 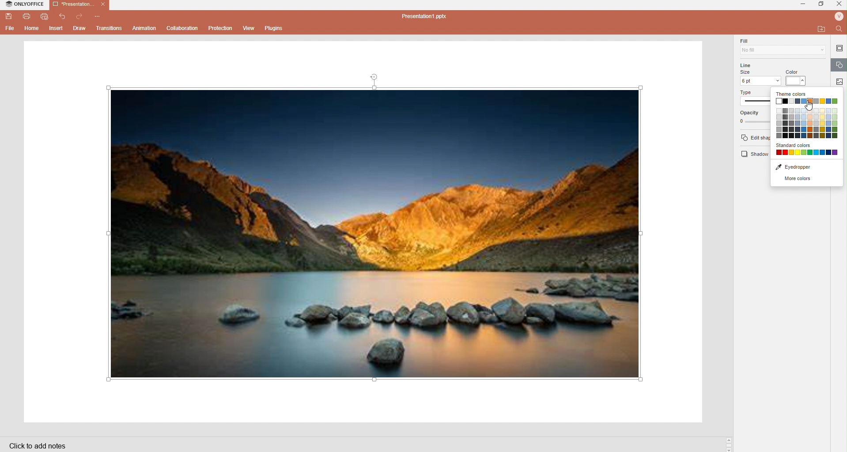 What do you see at coordinates (807, 167) in the screenshot?
I see `Eyedropper` at bounding box center [807, 167].